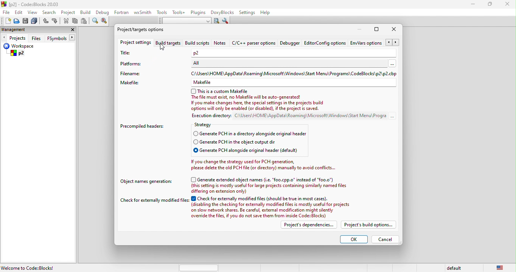 The width and height of the screenshot is (516, 272). I want to click on maximize, so click(376, 29).